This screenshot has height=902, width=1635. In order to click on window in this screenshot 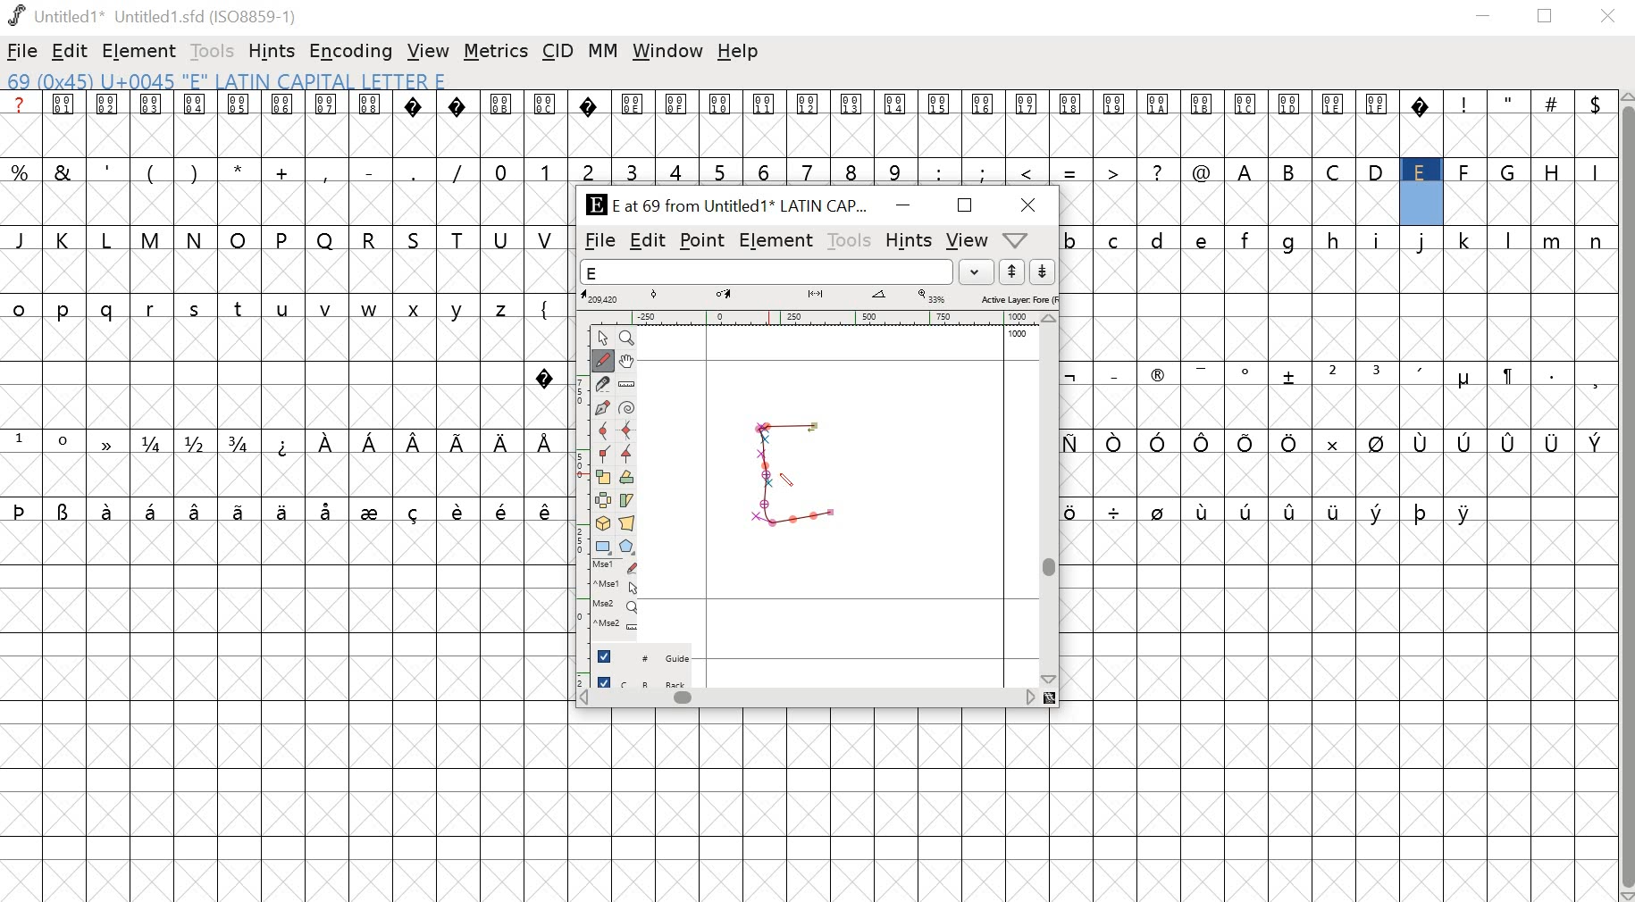, I will do `click(666, 50)`.